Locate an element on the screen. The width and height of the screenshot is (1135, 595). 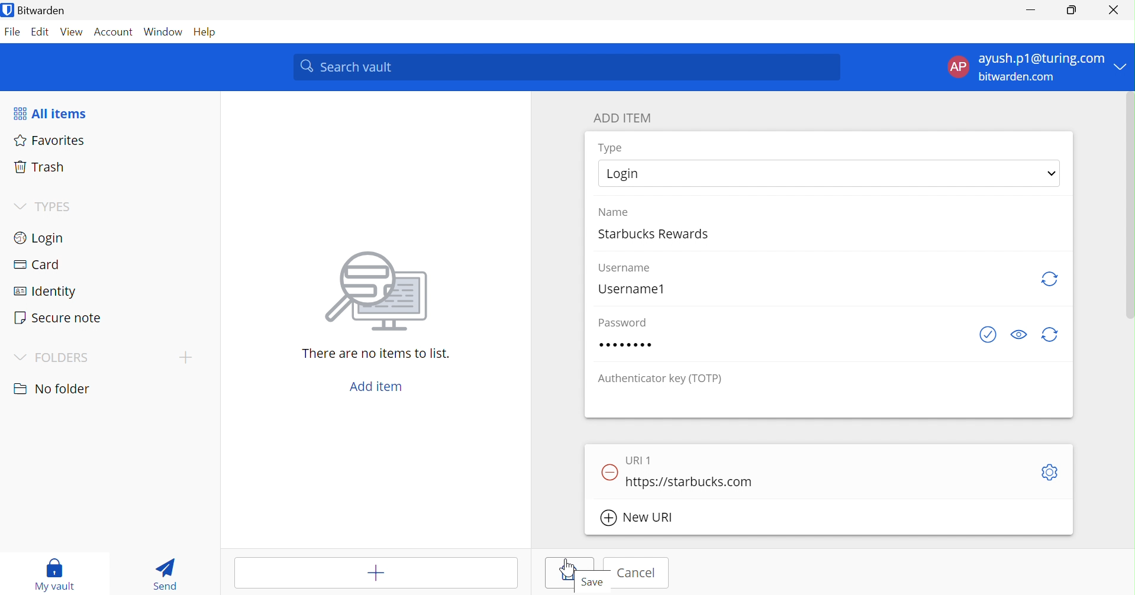
Card is located at coordinates (38, 264).